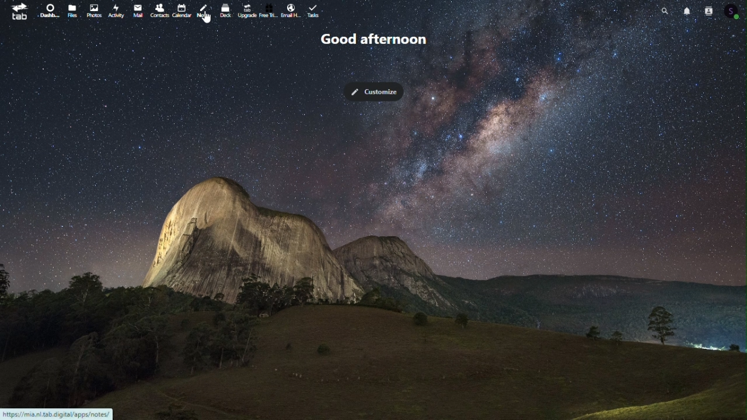 This screenshot has width=747, height=420. What do you see at coordinates (290, 12) in the screenshot?
I see `Email handling` at bounding box center [290, 12].